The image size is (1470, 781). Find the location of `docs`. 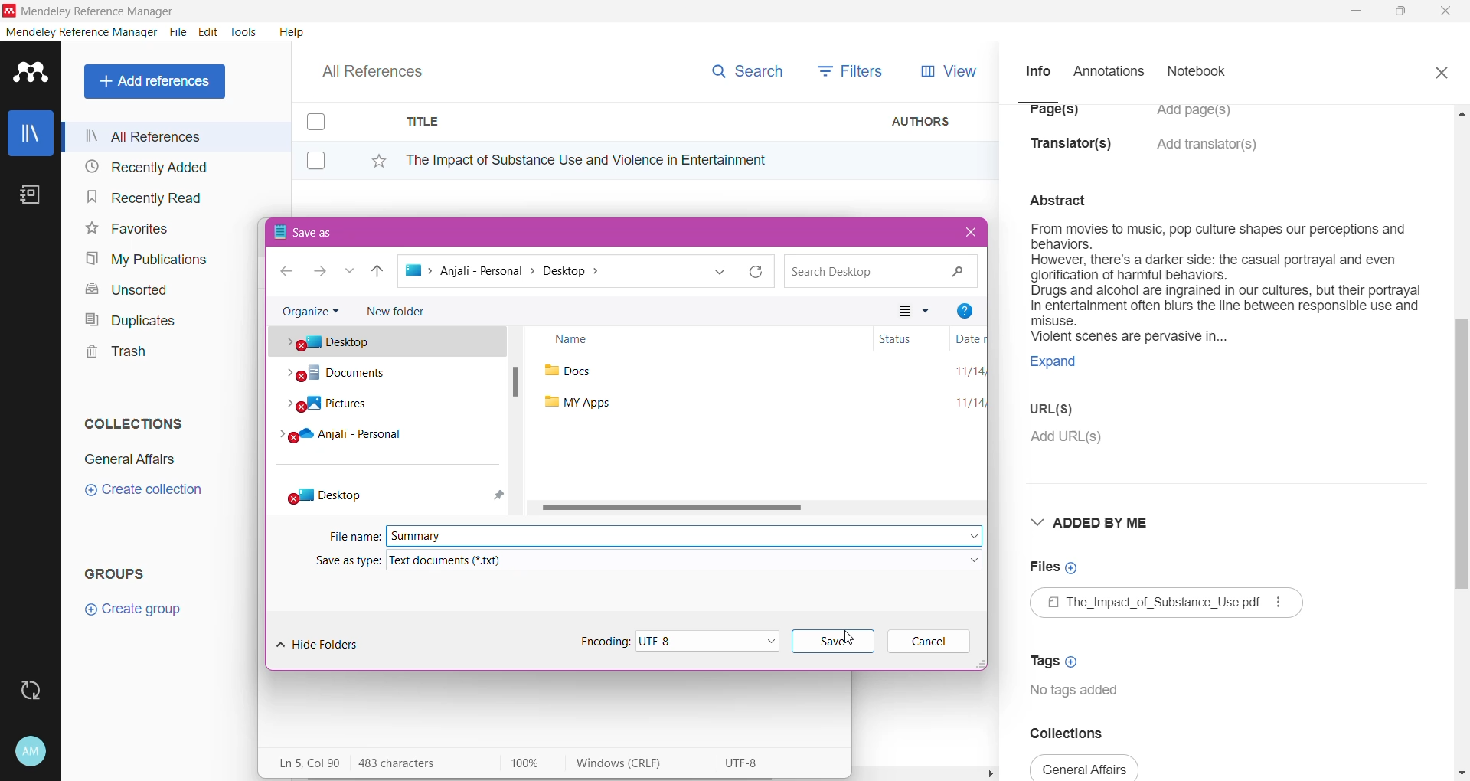

docs is located at coordinates (573, 373).